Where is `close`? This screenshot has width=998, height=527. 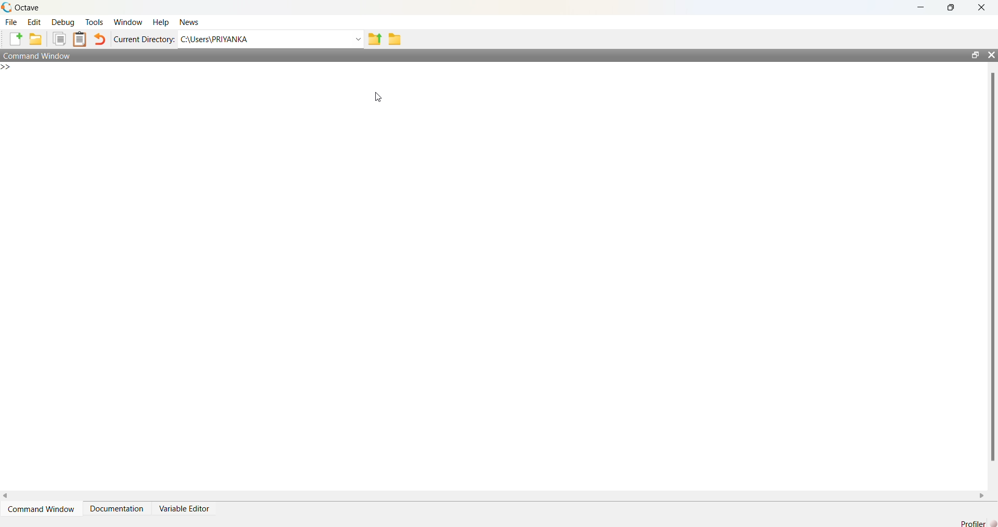
close is located at coordinates (991, 55).